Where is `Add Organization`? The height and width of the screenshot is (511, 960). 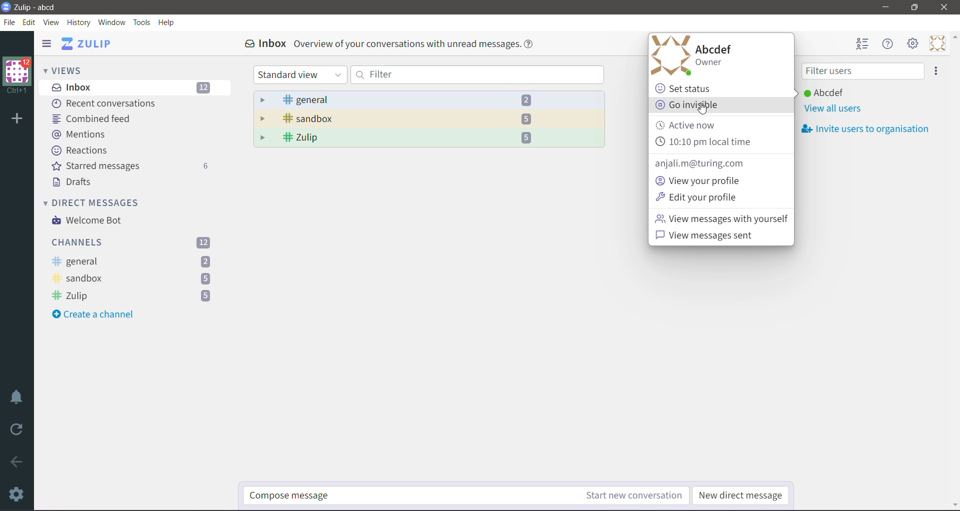
Add Organization is located at coordinates (17, 119).